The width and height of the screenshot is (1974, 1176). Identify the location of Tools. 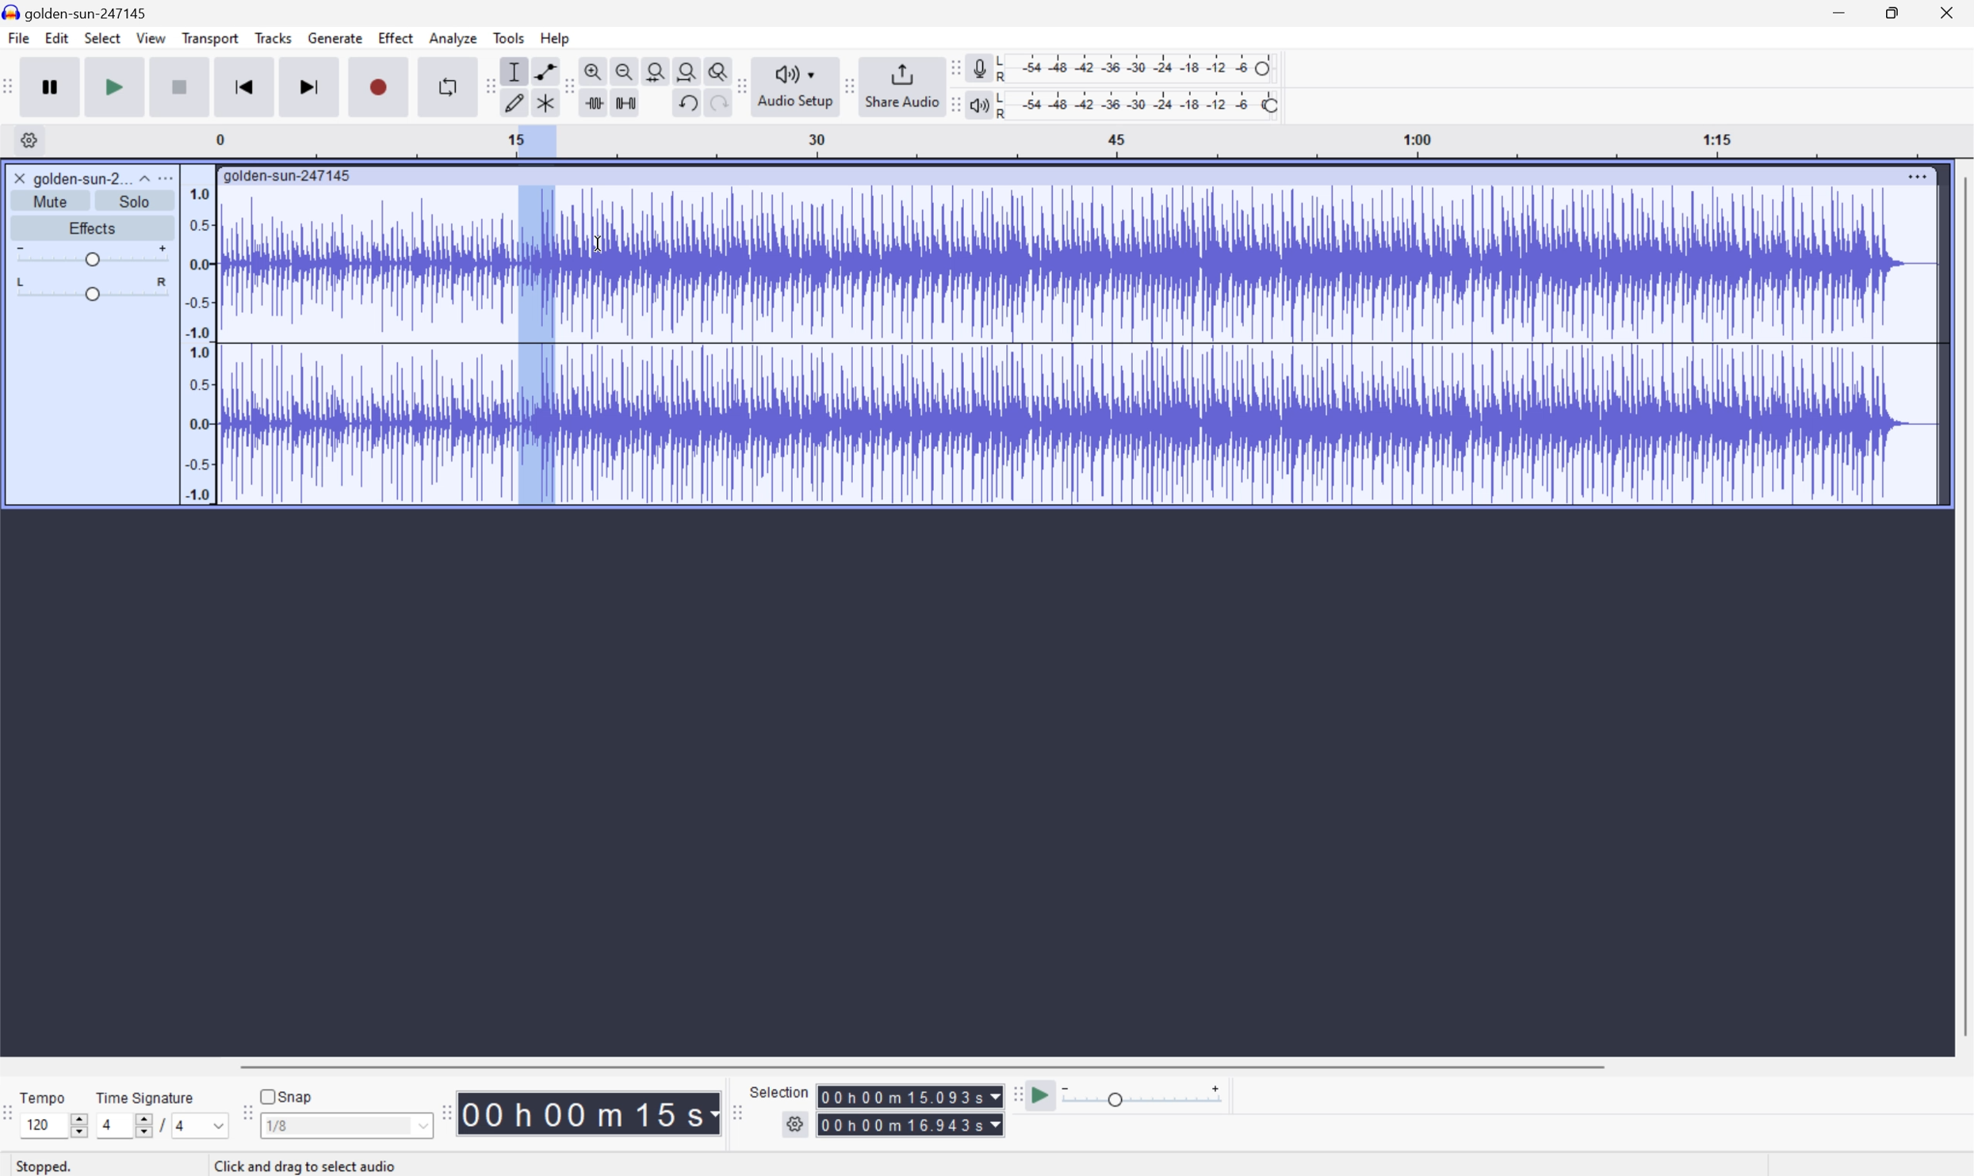
(510, 37).